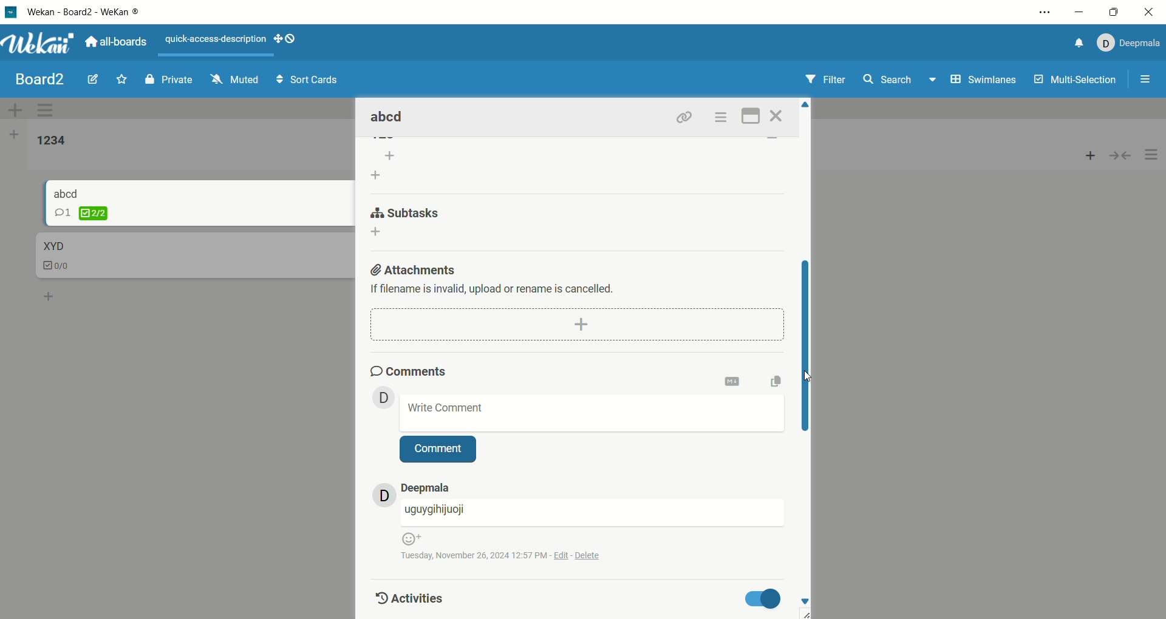  I want to click on board title, so click(41, 79).